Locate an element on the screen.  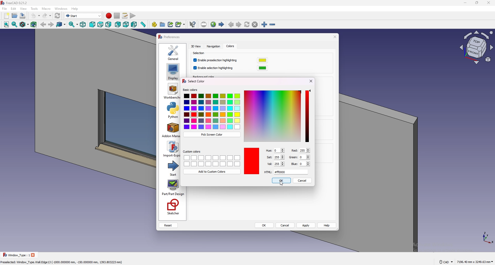
0 is located at coordinates (304, 157).